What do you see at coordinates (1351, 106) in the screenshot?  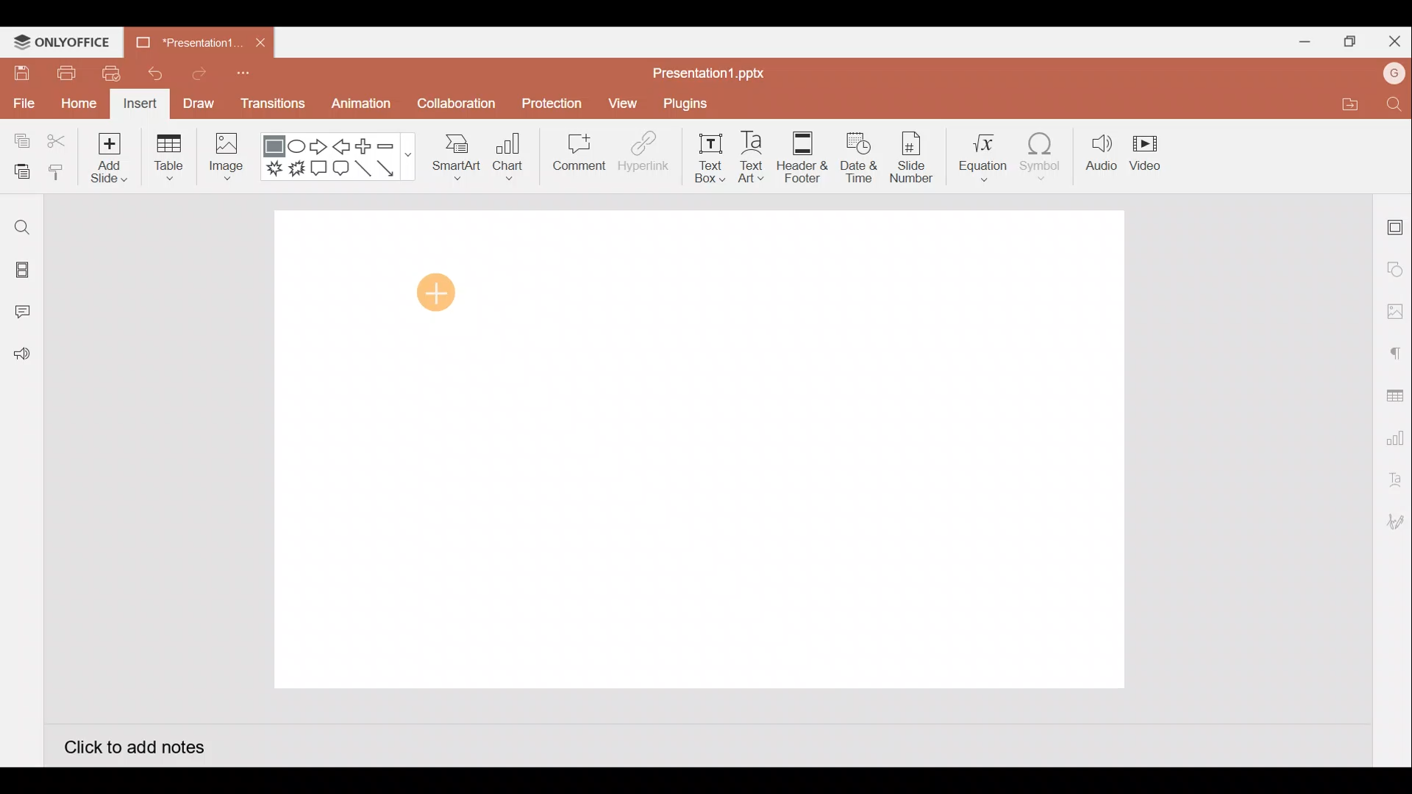 I see `Open file location` at bounding box center [1351, 106].